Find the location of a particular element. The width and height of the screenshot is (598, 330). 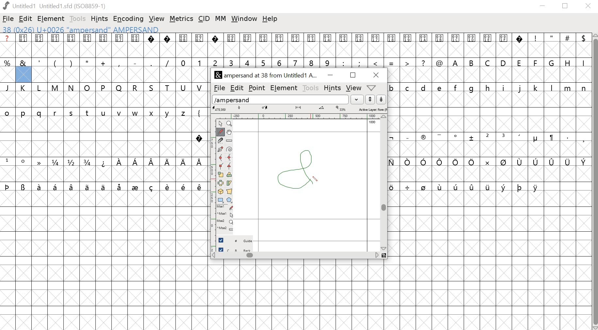

0005 is located at coordinates (87, 45).